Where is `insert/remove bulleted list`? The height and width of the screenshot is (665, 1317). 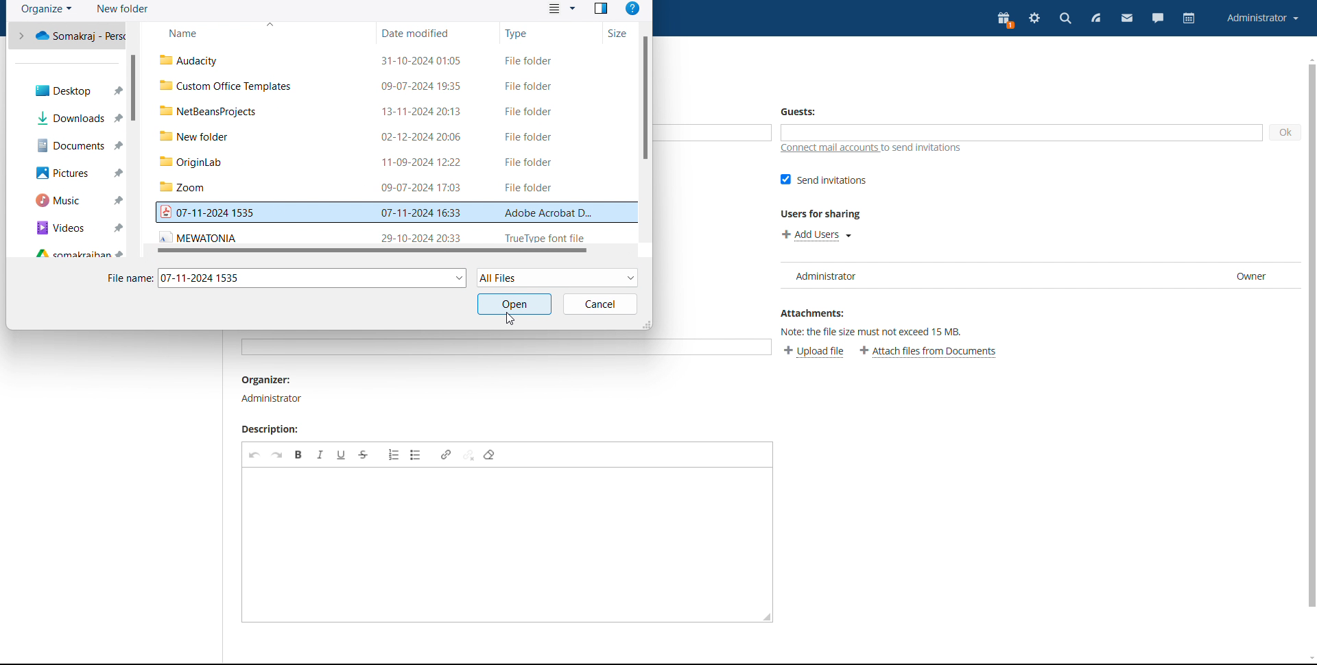 insert/remove bulleted list is located at coordinates (417, 455).